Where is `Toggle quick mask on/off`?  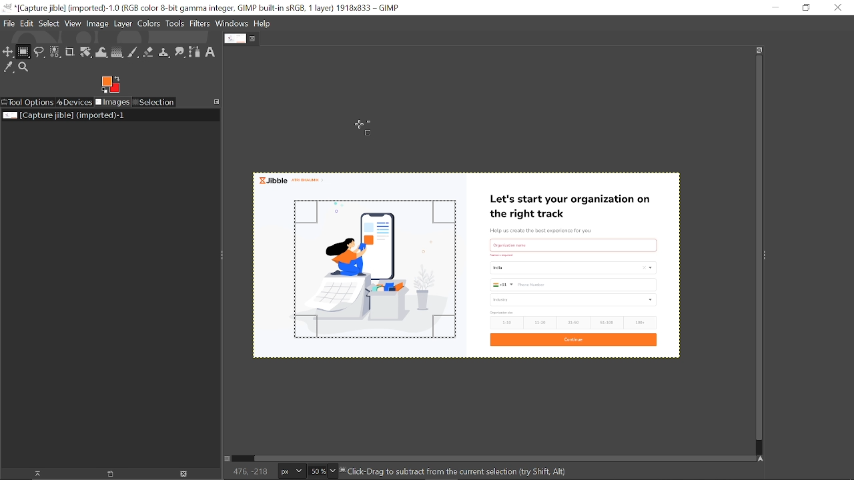
Toggle quick mask on/off is located at coordinates (230, 459).